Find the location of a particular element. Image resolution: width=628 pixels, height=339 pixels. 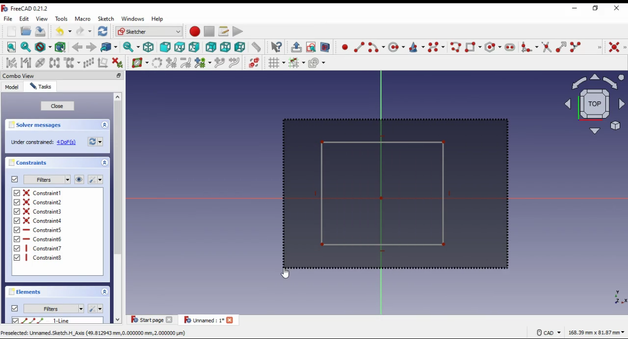

configure rendering order is located at coordinates (317, 63).